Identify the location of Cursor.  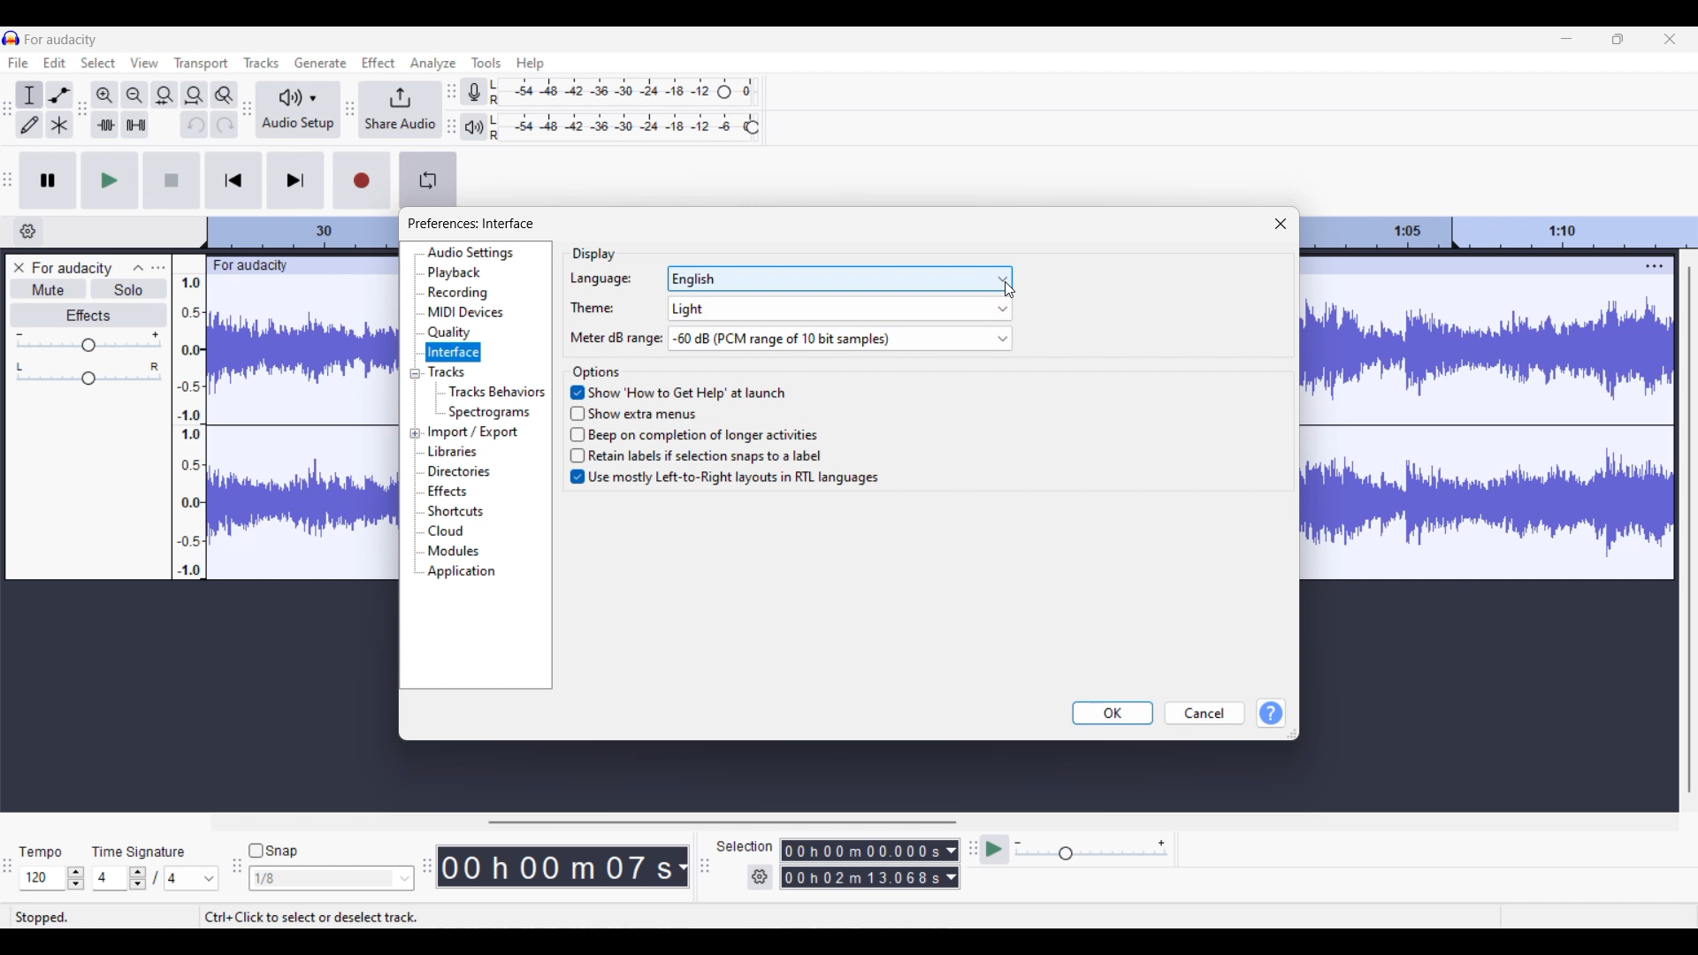
(1012, 290).